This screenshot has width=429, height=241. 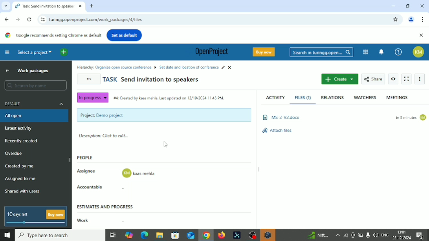 I want to click on Modules, so click(x=365, y=52).